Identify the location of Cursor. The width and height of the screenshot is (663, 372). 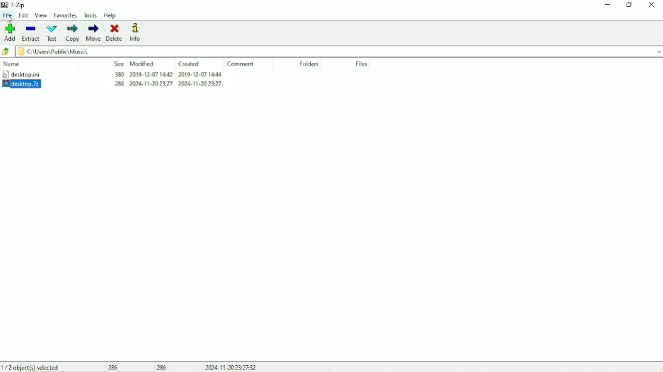
(10, 18).